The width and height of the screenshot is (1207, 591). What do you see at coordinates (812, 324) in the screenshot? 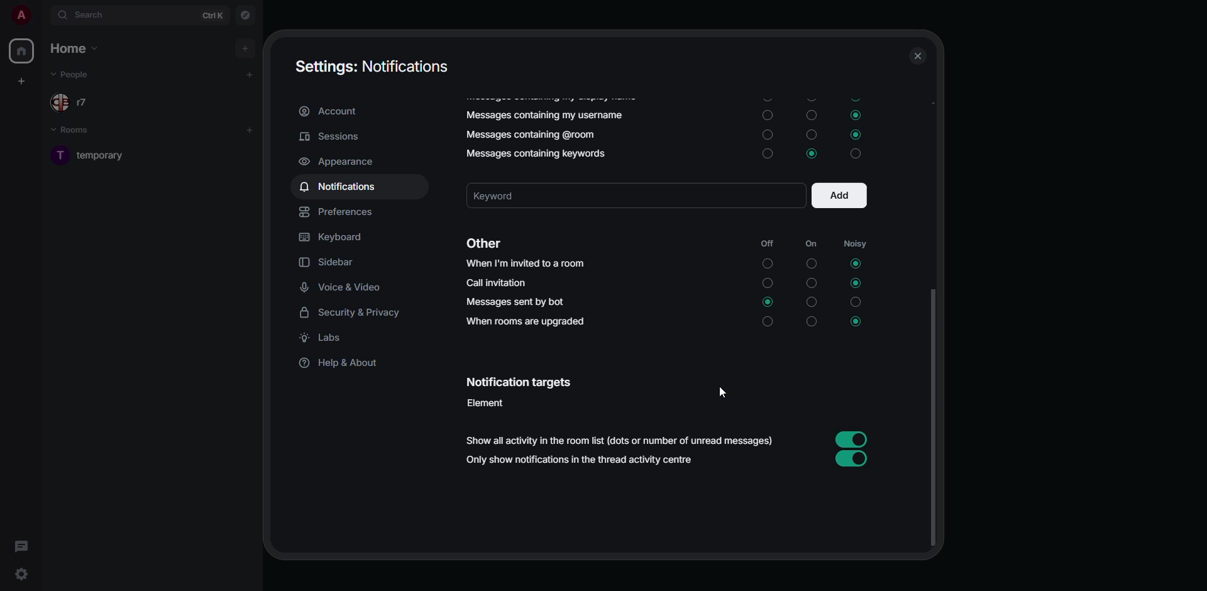
I see `On` at bounding box center [812, 324].